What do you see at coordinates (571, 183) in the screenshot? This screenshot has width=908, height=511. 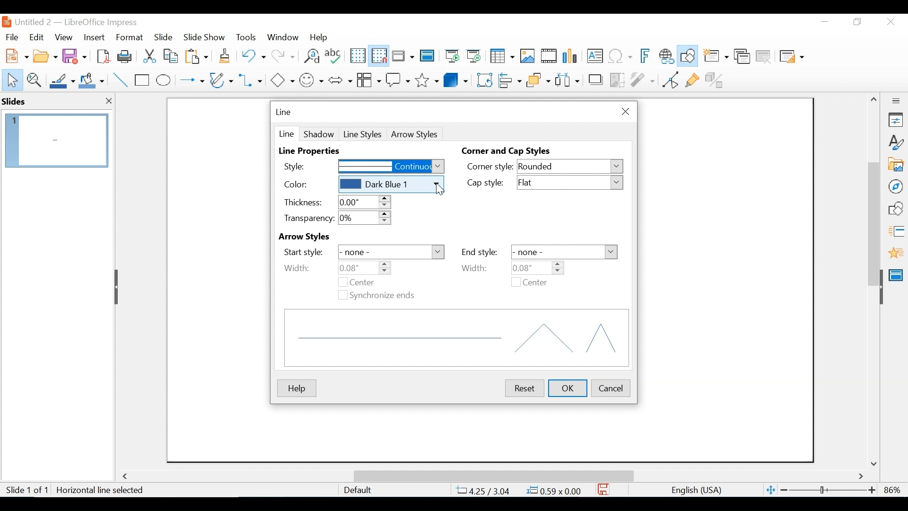 I see `Flat` at bounding box center [571, 183].